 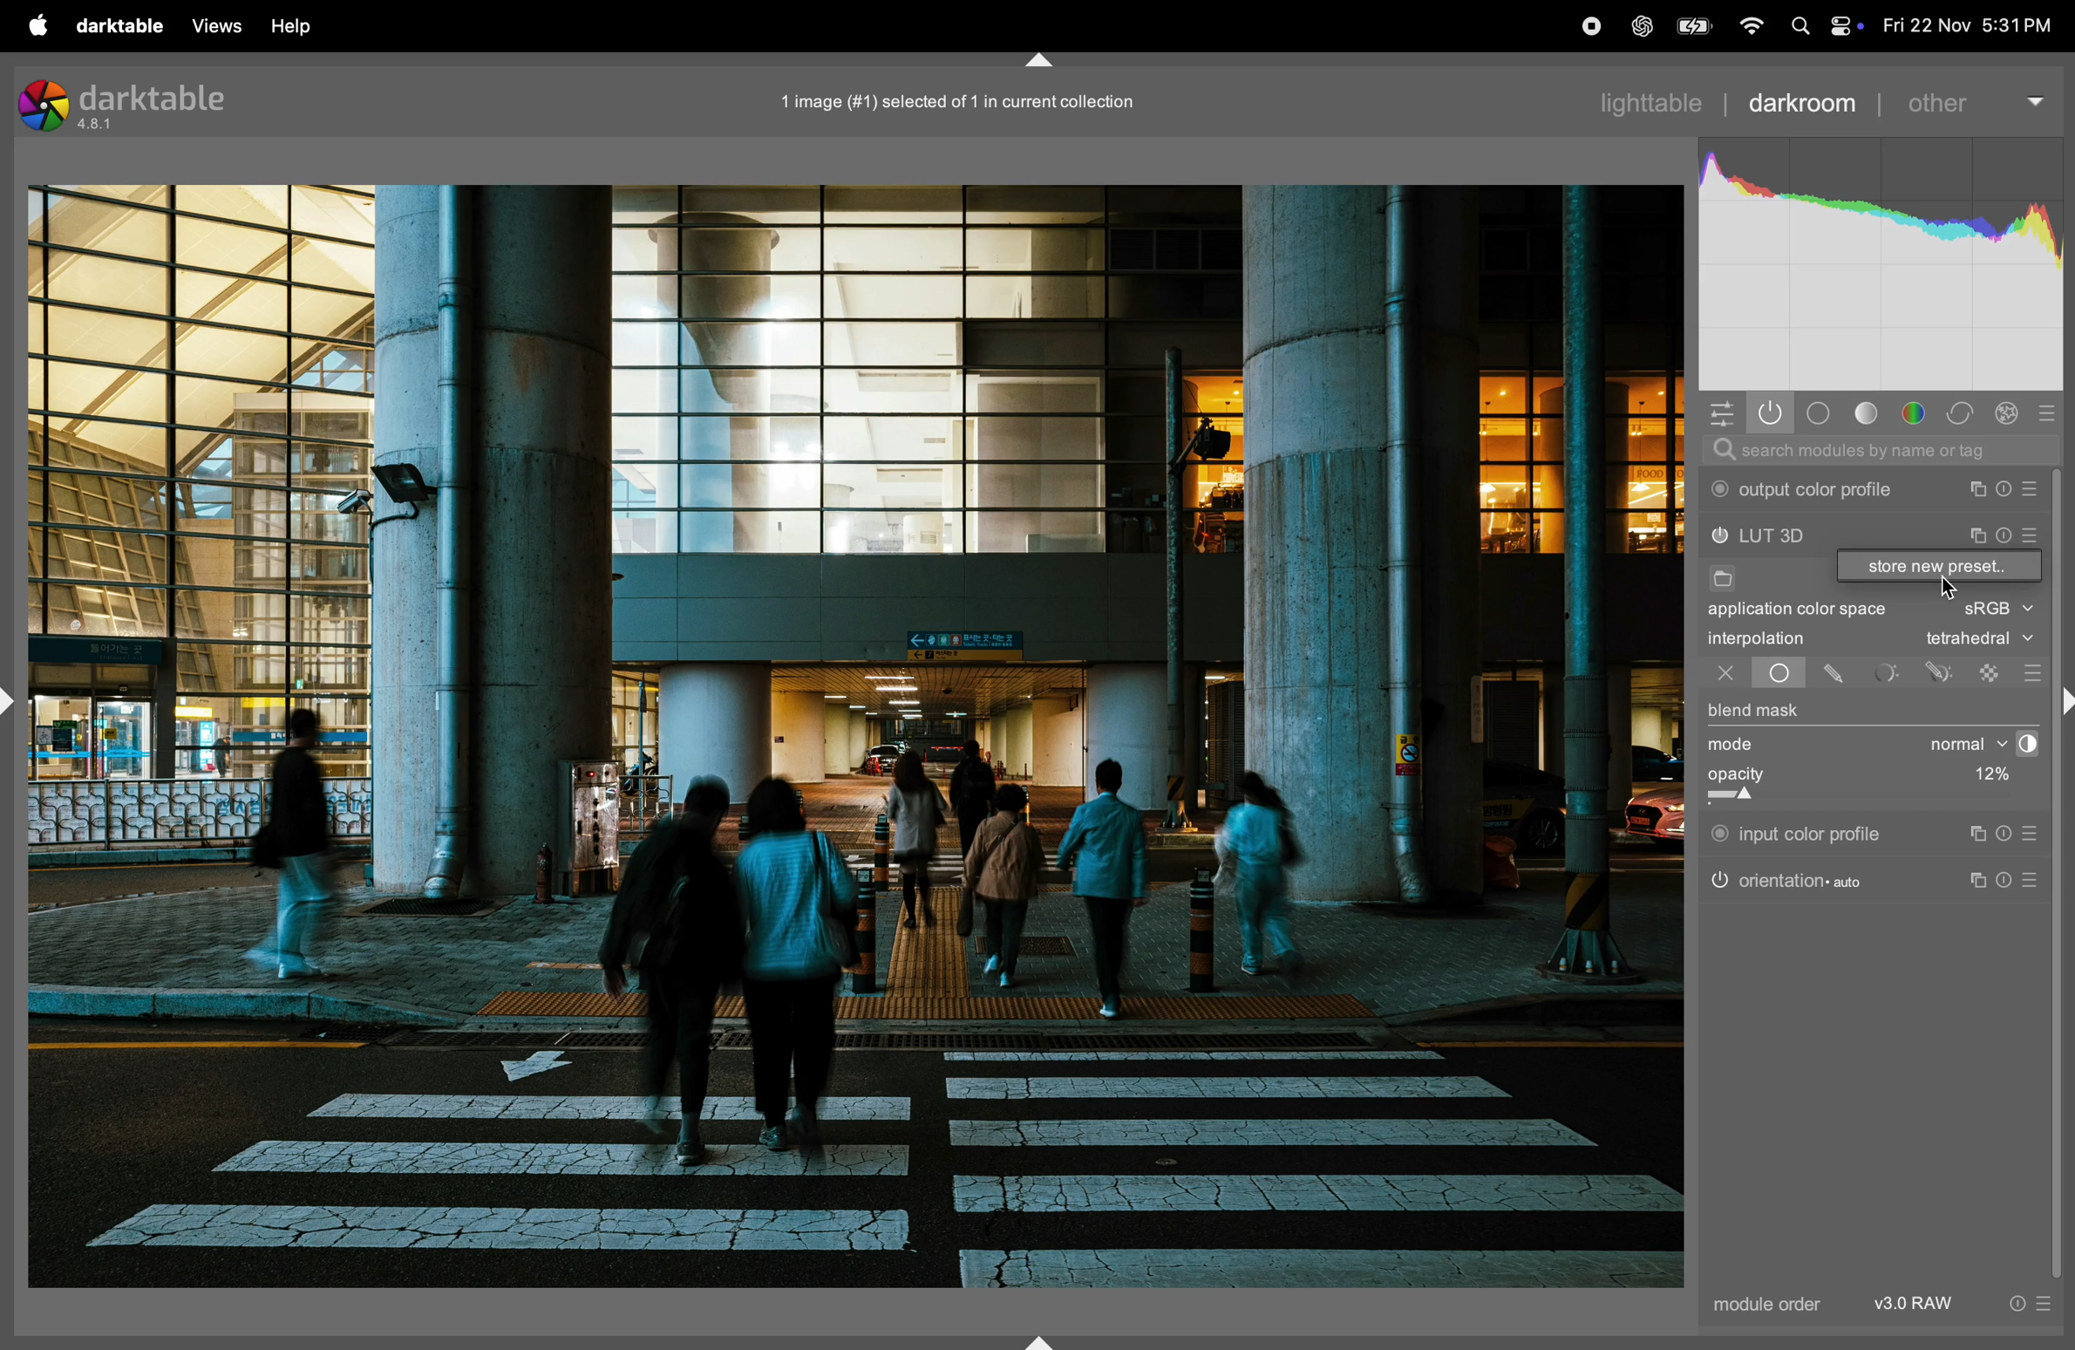 What do you see at coordinates (1691, 26) in the screenshot?
I see `battery` at bounding box center [1691, 26].